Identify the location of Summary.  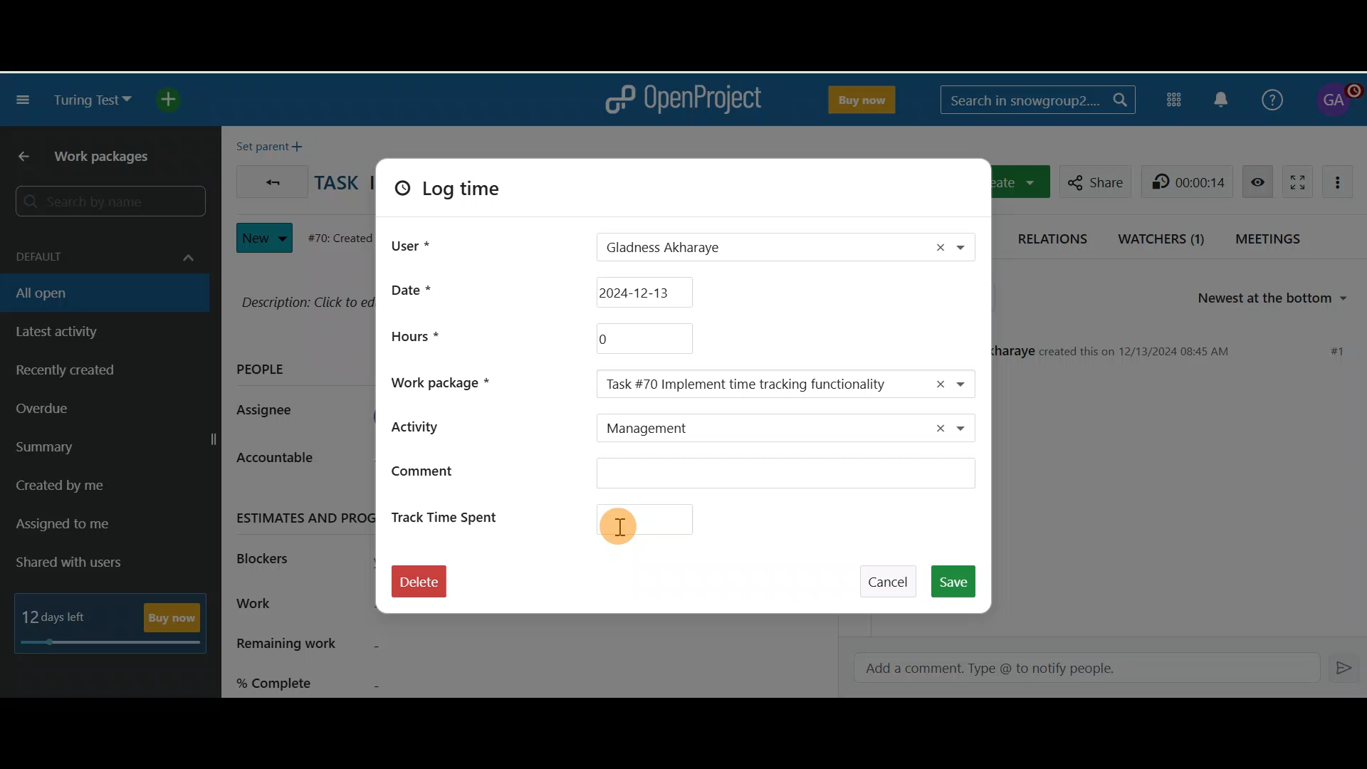
(112, 449).